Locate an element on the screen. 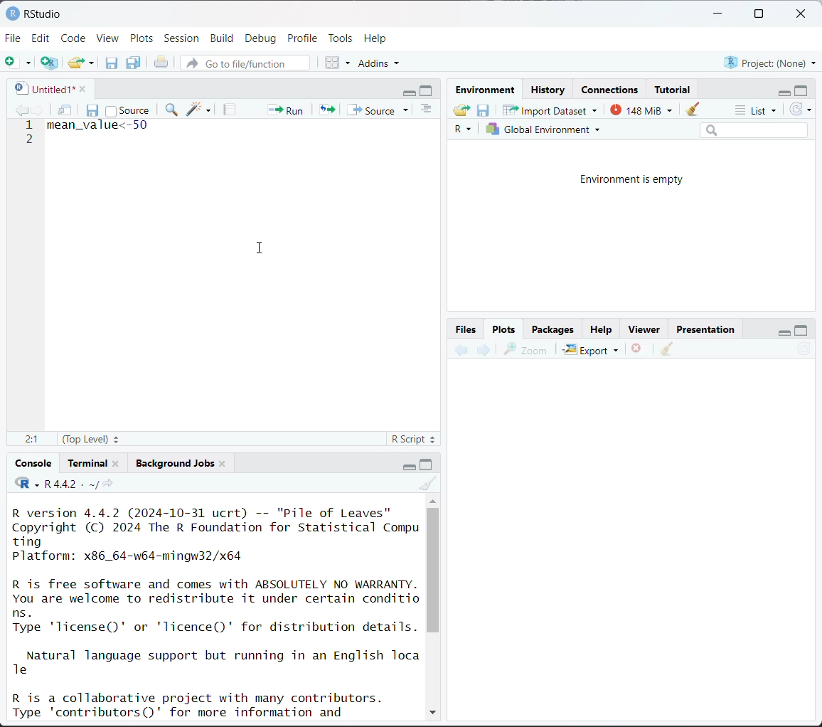  Viewer is located at coordinates (647, 330).